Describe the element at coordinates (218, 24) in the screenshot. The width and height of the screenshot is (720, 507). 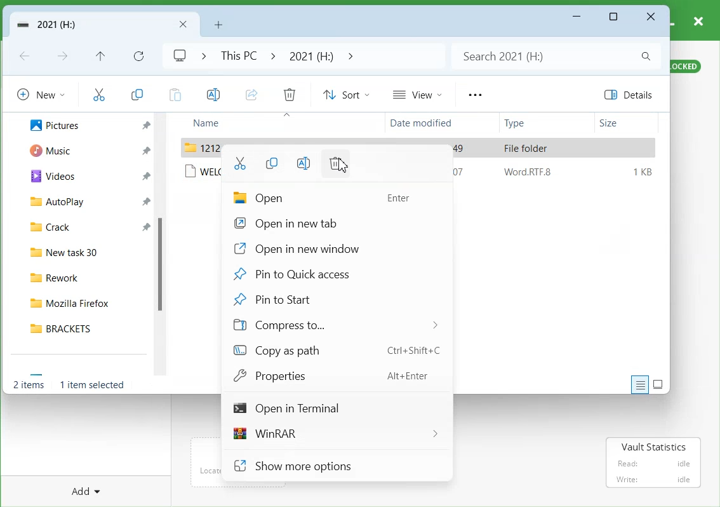
I see `Add New folder` at that location.